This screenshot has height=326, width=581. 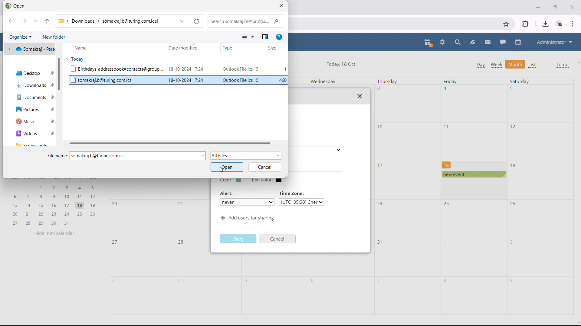 I want to click on feed, so click(x=472, y=42).